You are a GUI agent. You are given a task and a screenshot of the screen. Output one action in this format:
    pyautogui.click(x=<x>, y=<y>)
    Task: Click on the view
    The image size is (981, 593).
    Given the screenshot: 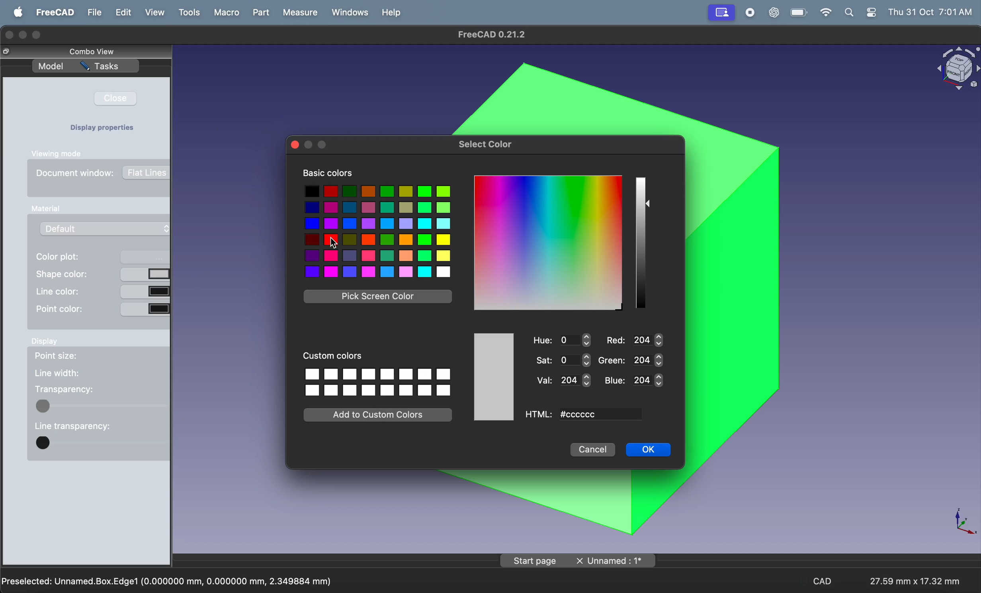 What is the action you would take?
    pyautogui.click(x=157, y=13)
    